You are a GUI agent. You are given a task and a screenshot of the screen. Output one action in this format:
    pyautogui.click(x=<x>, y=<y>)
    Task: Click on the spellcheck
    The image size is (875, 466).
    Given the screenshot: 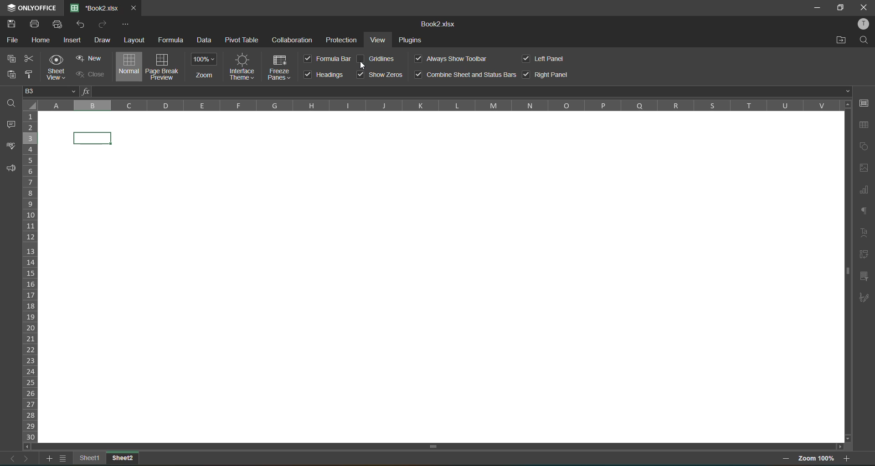 What is the action you would take?
    pyautogui.click(x=11, y=147)
    